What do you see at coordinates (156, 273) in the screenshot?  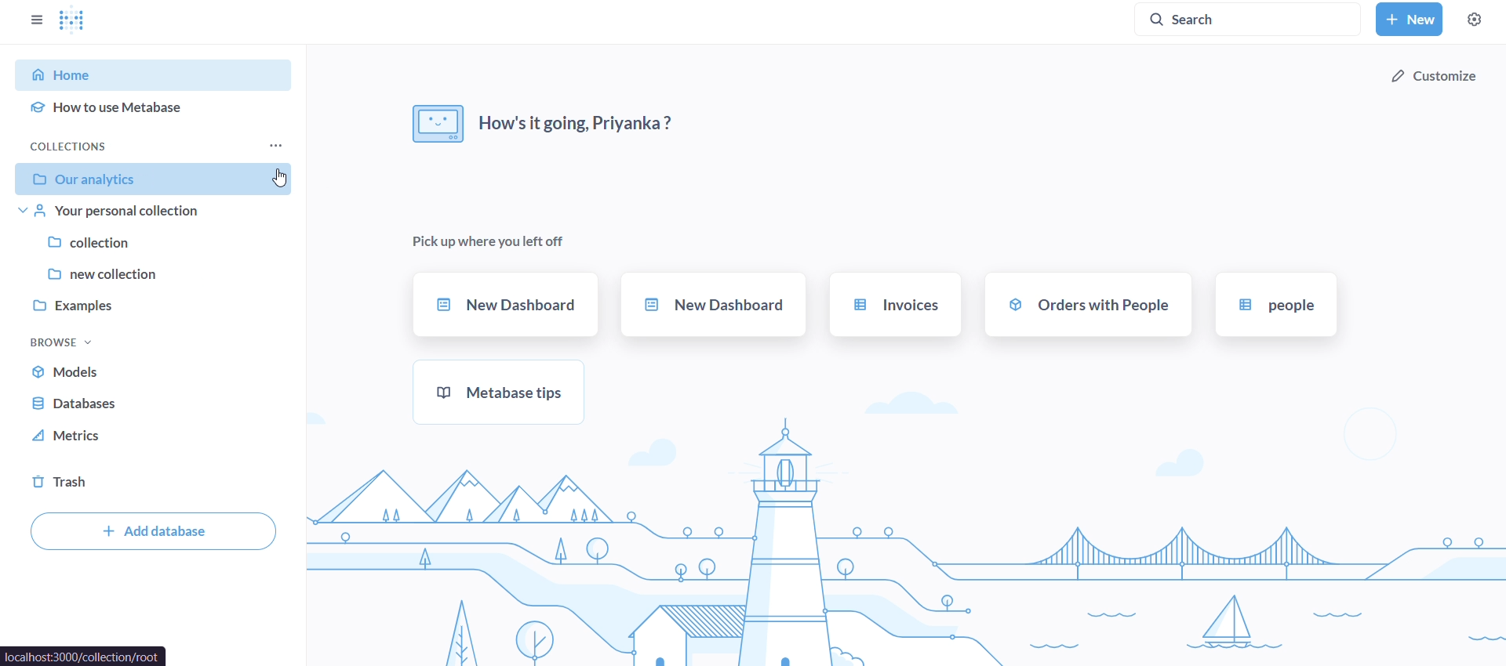 I see `new collection` at bounding box center [156, 273].